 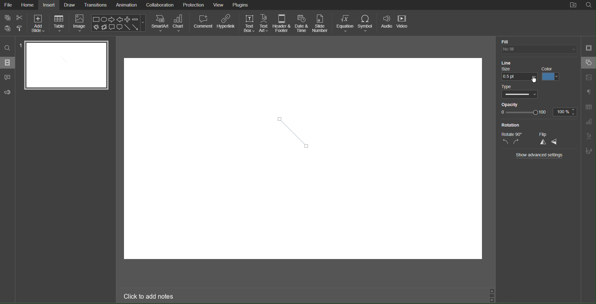 What do you see at coordinates (295, 130) in the screenshot?
I see `Line` at bounding box center [295, 130].